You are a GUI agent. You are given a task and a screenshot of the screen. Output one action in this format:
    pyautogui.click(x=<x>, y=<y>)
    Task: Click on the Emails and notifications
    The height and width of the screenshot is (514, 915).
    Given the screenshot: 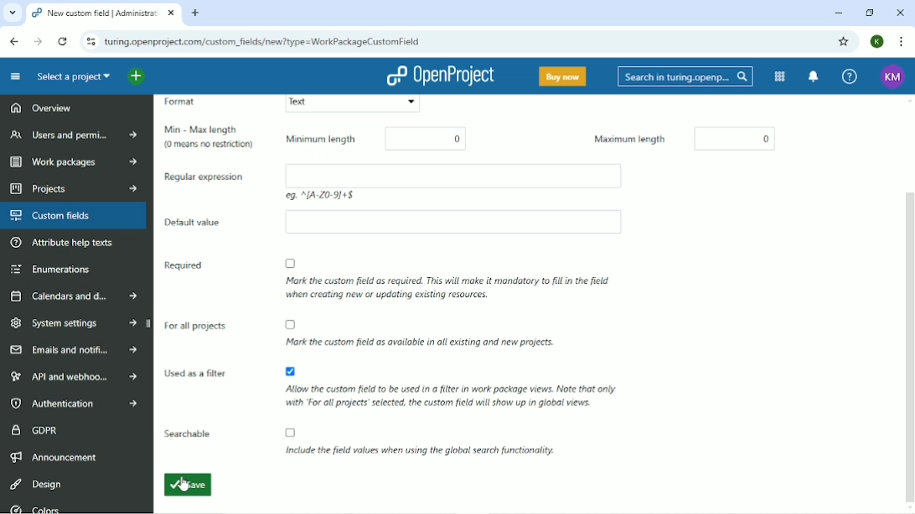 What is the action you would take?
    pyautogui.click(x=73, y=350)
    